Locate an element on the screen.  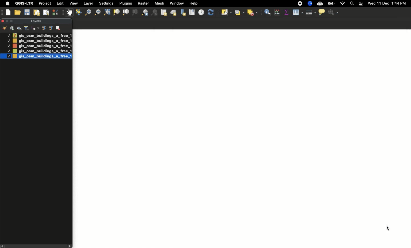
Project is located at coordinates (45, 4).